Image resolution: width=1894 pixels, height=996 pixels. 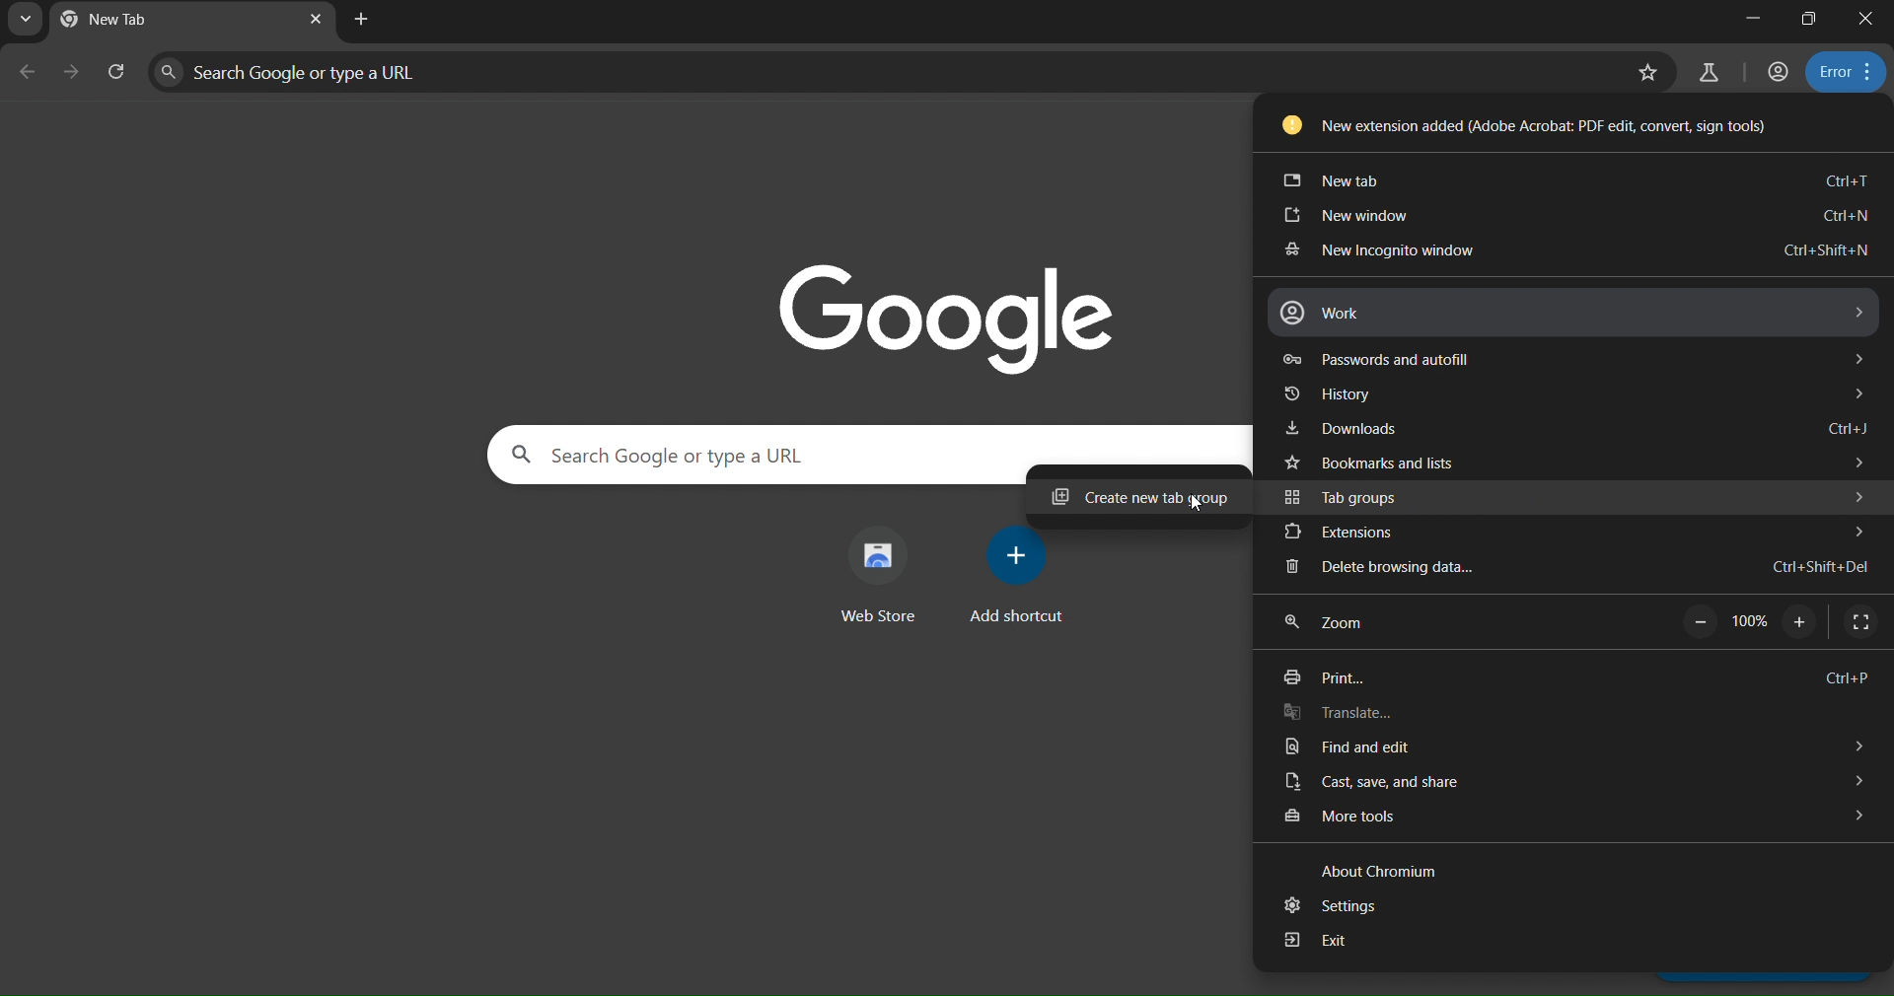 I want to click on extensions, so click(x=1566, y=533).